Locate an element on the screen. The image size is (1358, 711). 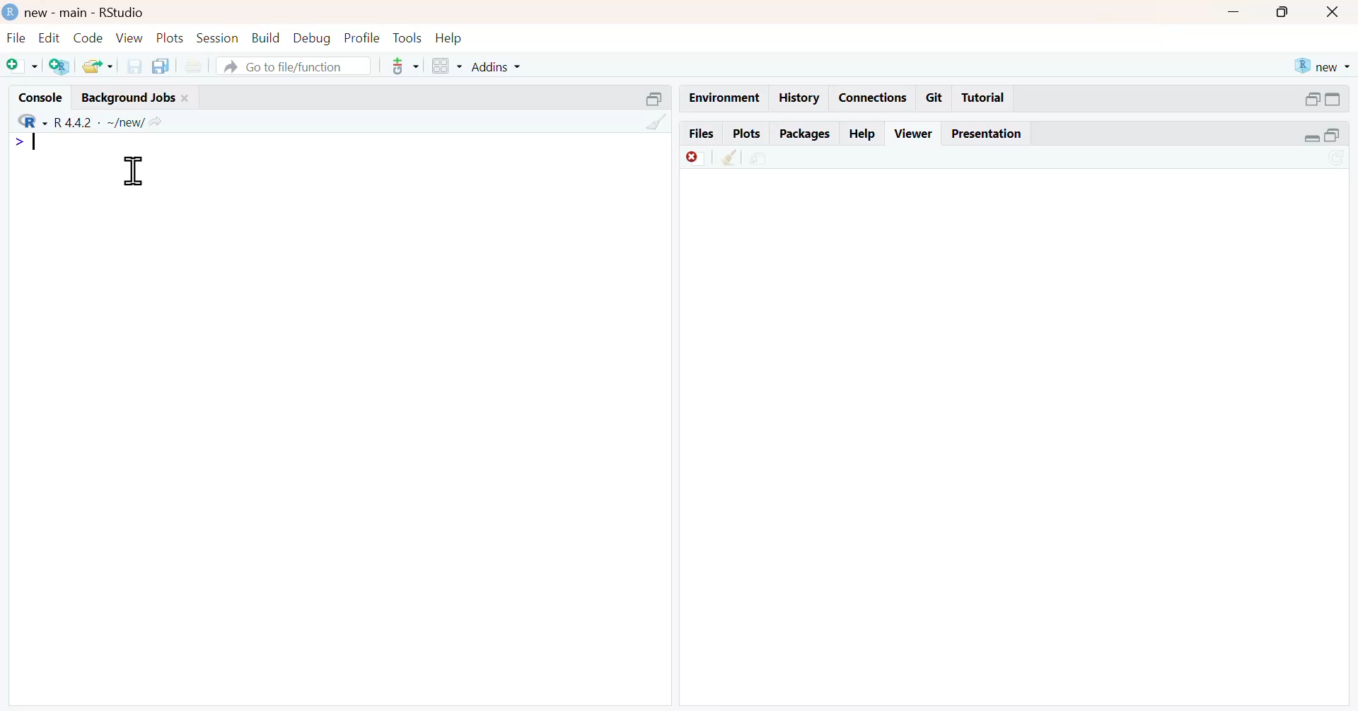
plots is located at coordinates (746, 133).